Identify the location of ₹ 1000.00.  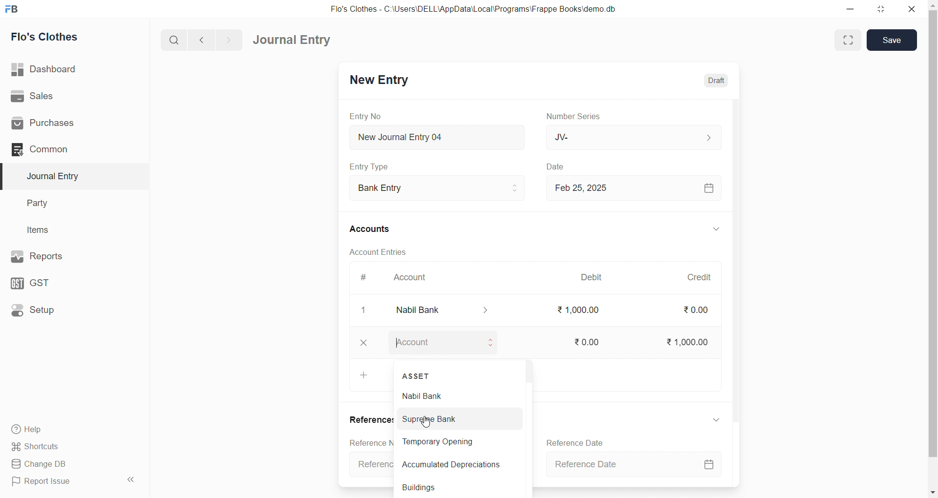
(685, 343).